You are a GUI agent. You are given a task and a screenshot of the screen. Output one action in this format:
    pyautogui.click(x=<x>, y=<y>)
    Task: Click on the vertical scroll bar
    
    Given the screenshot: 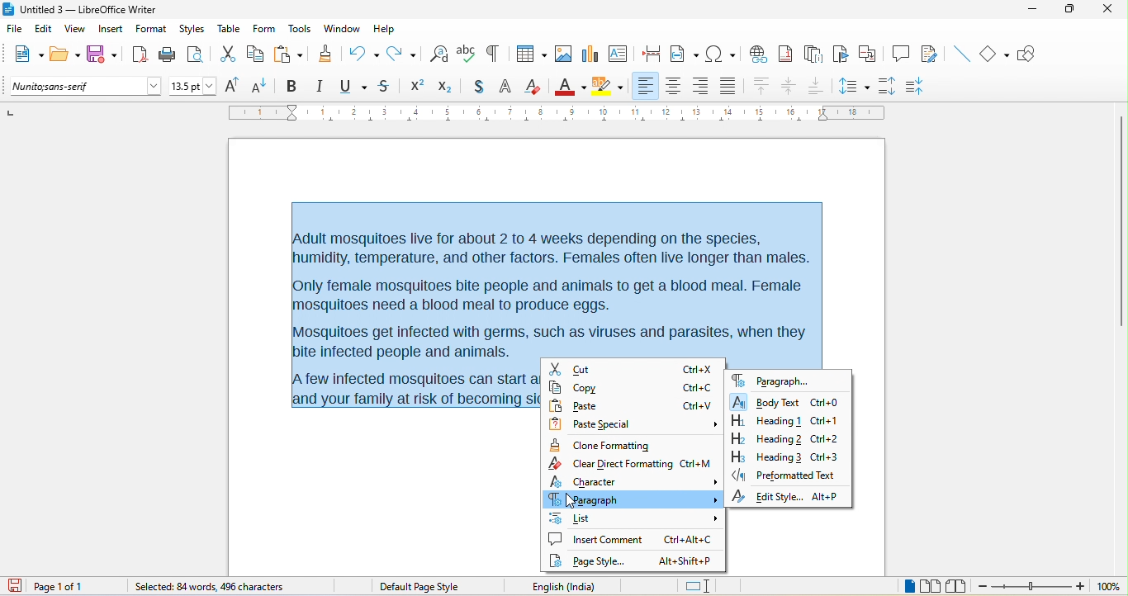 What is the action you would take?
    pyautogui.click(x=1121, y=223)
    